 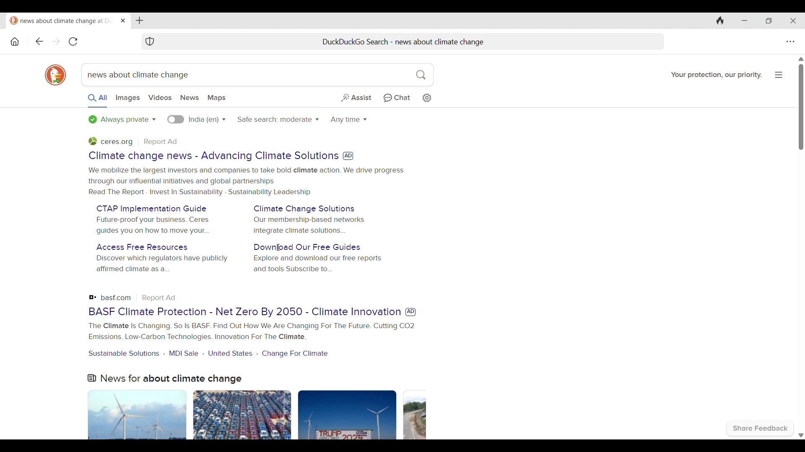 What do you see at coordinates (150, 41) in the screenshot?
I see `Browser protection` at bounding box center [150, 41].